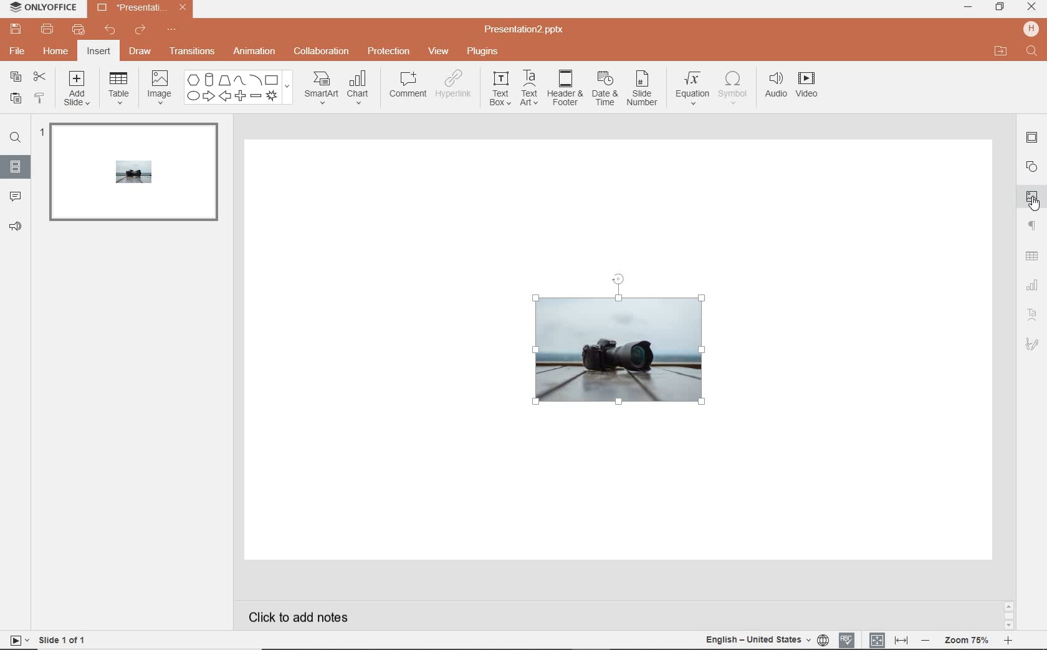 The width and height of the screenshot is (1047, 650). Describe the element at coordinates (79, 29) in the screenshot. I see `quick print` at that location.